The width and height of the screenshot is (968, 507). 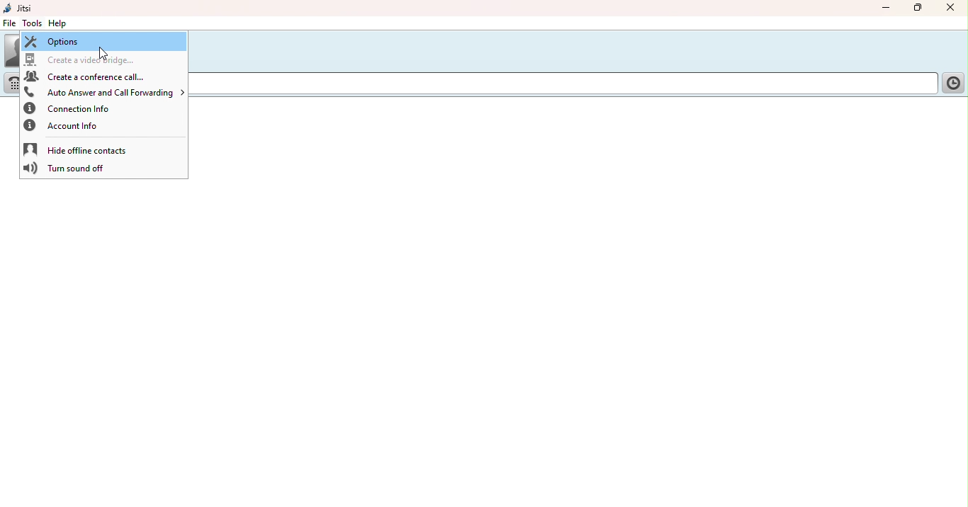 I want to click on Click here toshow call history, so click(x=952, y=84).